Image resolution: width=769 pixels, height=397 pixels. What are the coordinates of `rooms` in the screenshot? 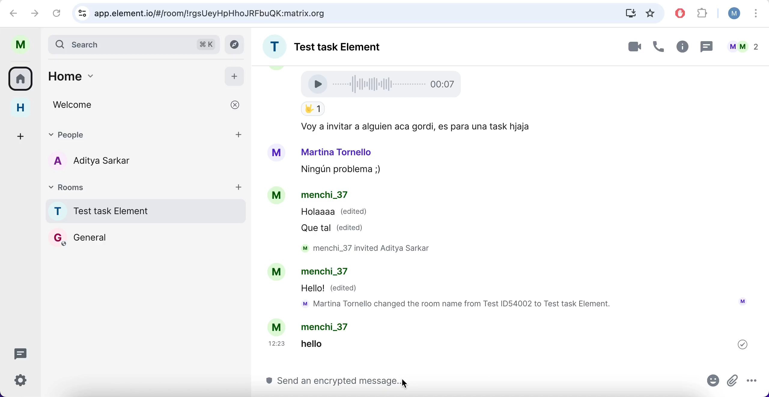 It's located at (23, 78).